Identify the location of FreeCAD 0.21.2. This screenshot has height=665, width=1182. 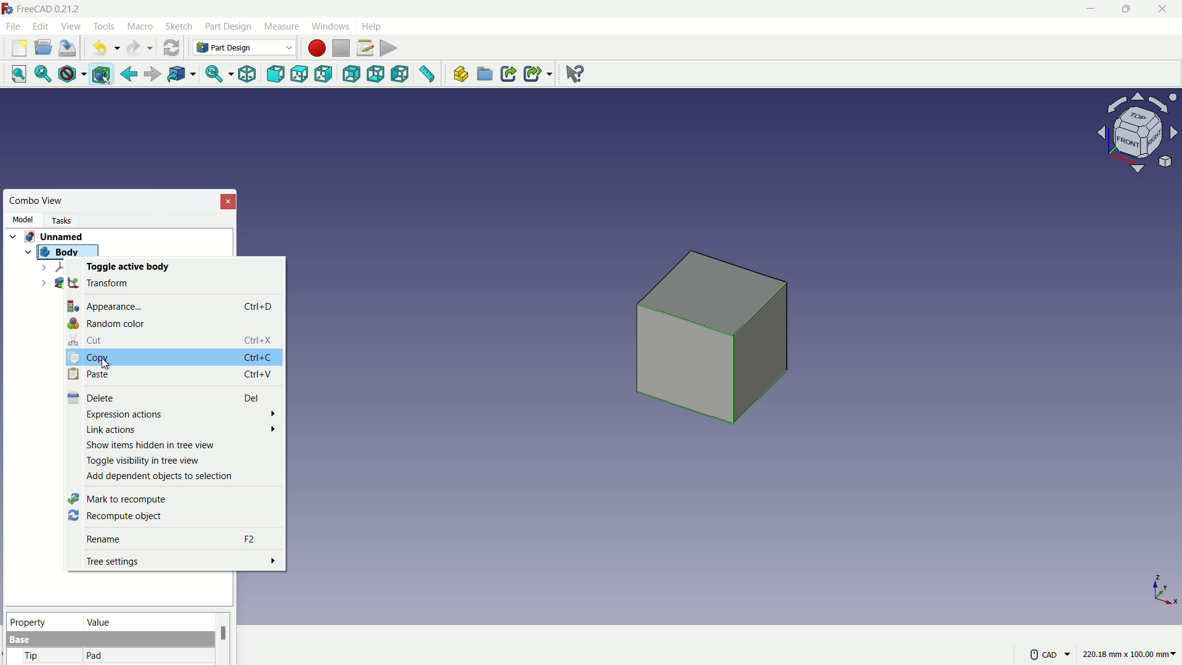
(43, 8).